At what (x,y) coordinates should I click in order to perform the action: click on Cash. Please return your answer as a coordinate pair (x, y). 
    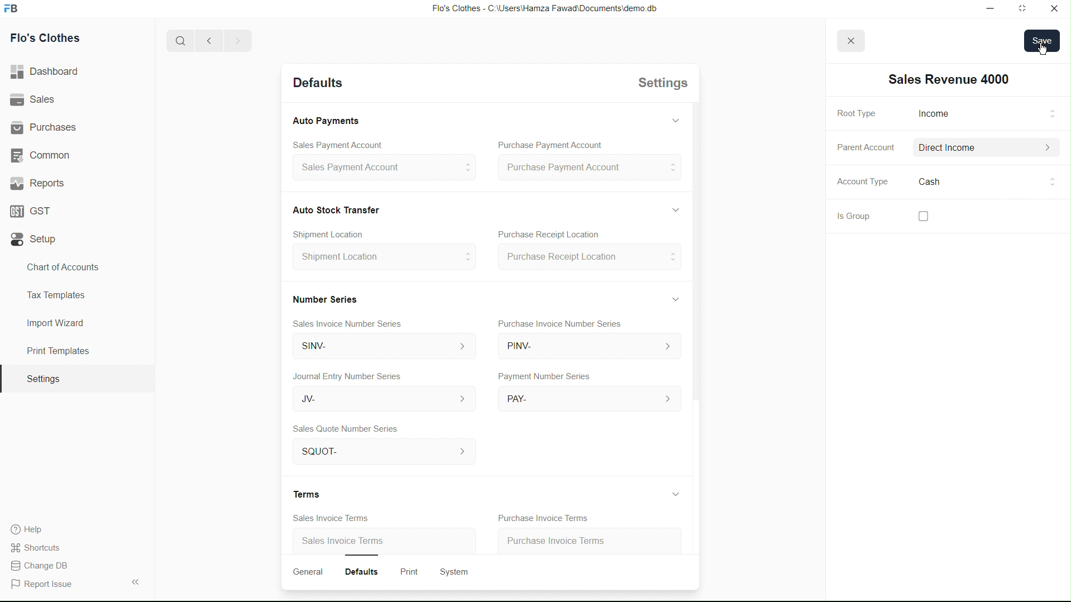
    Looking at the image, I should click on (337, 209).